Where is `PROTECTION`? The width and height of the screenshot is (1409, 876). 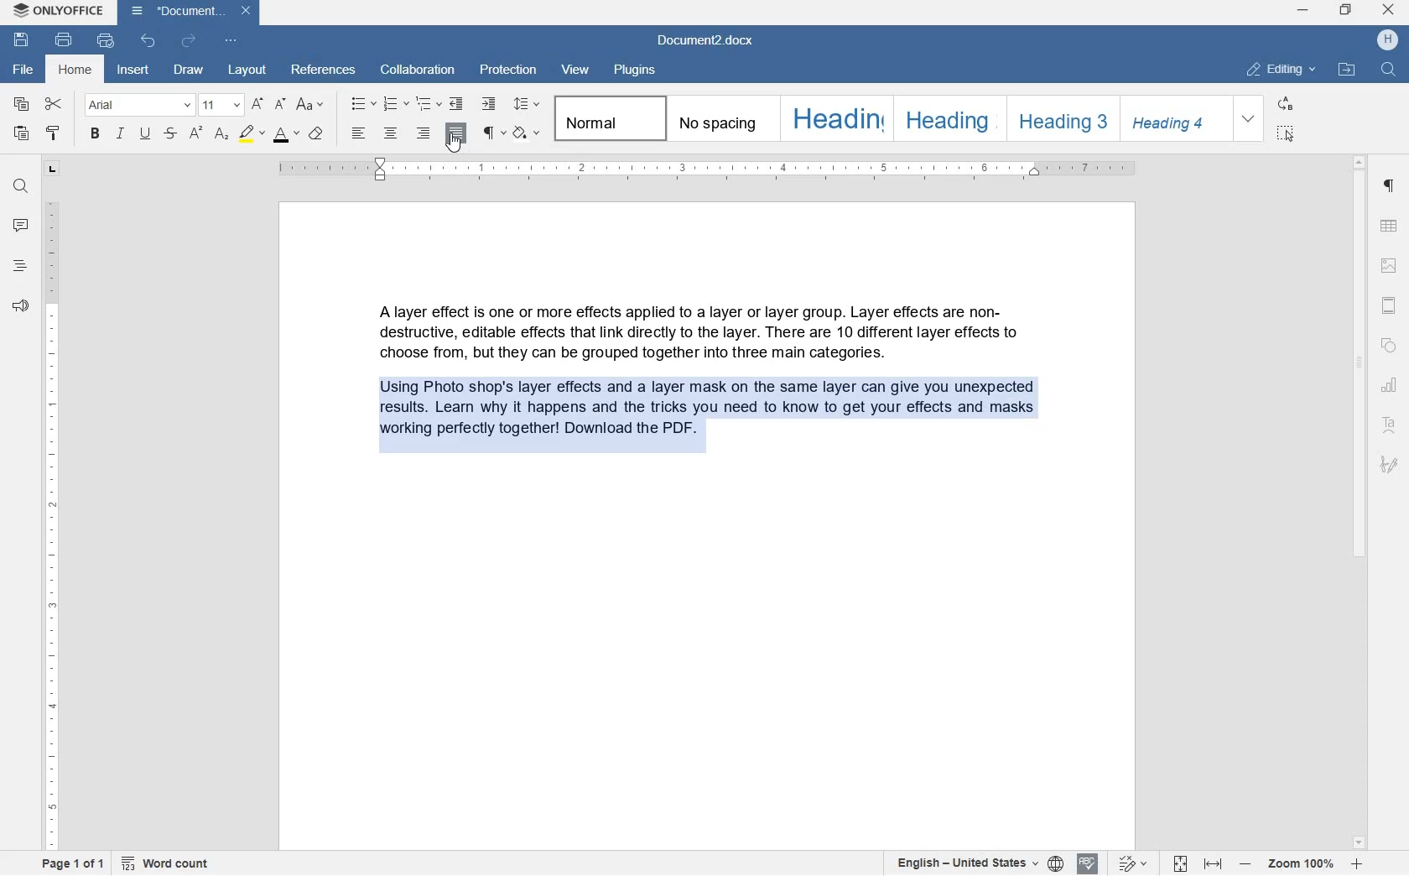
PROTECTION is located at coordinates (508, 70).